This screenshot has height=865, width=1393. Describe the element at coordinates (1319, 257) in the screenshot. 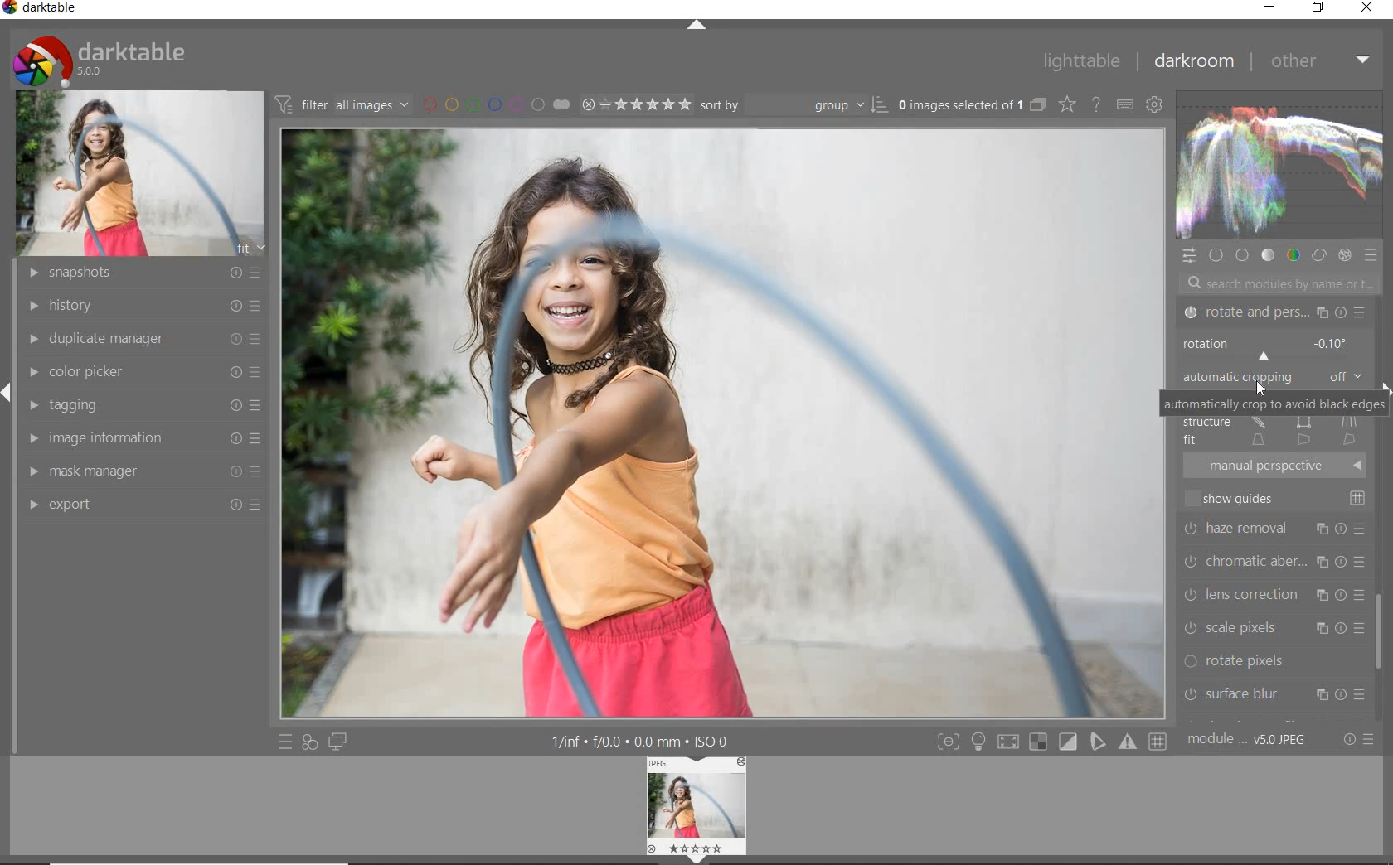

I see `correct` at that location.